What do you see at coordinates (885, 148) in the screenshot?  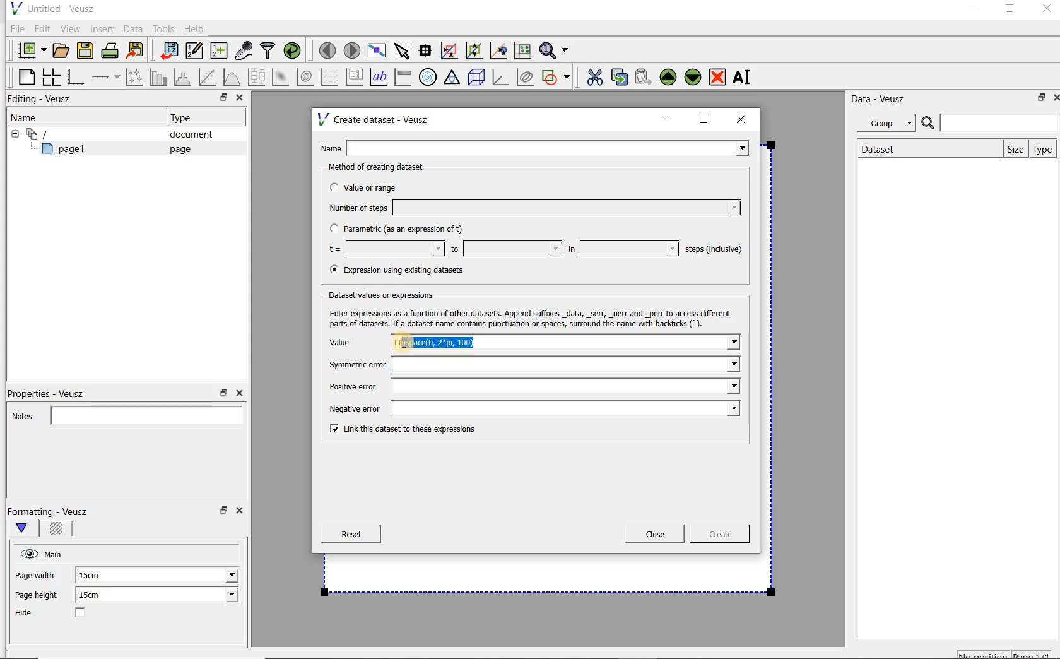 I see `Dataset` at bounding box center [885, 148].